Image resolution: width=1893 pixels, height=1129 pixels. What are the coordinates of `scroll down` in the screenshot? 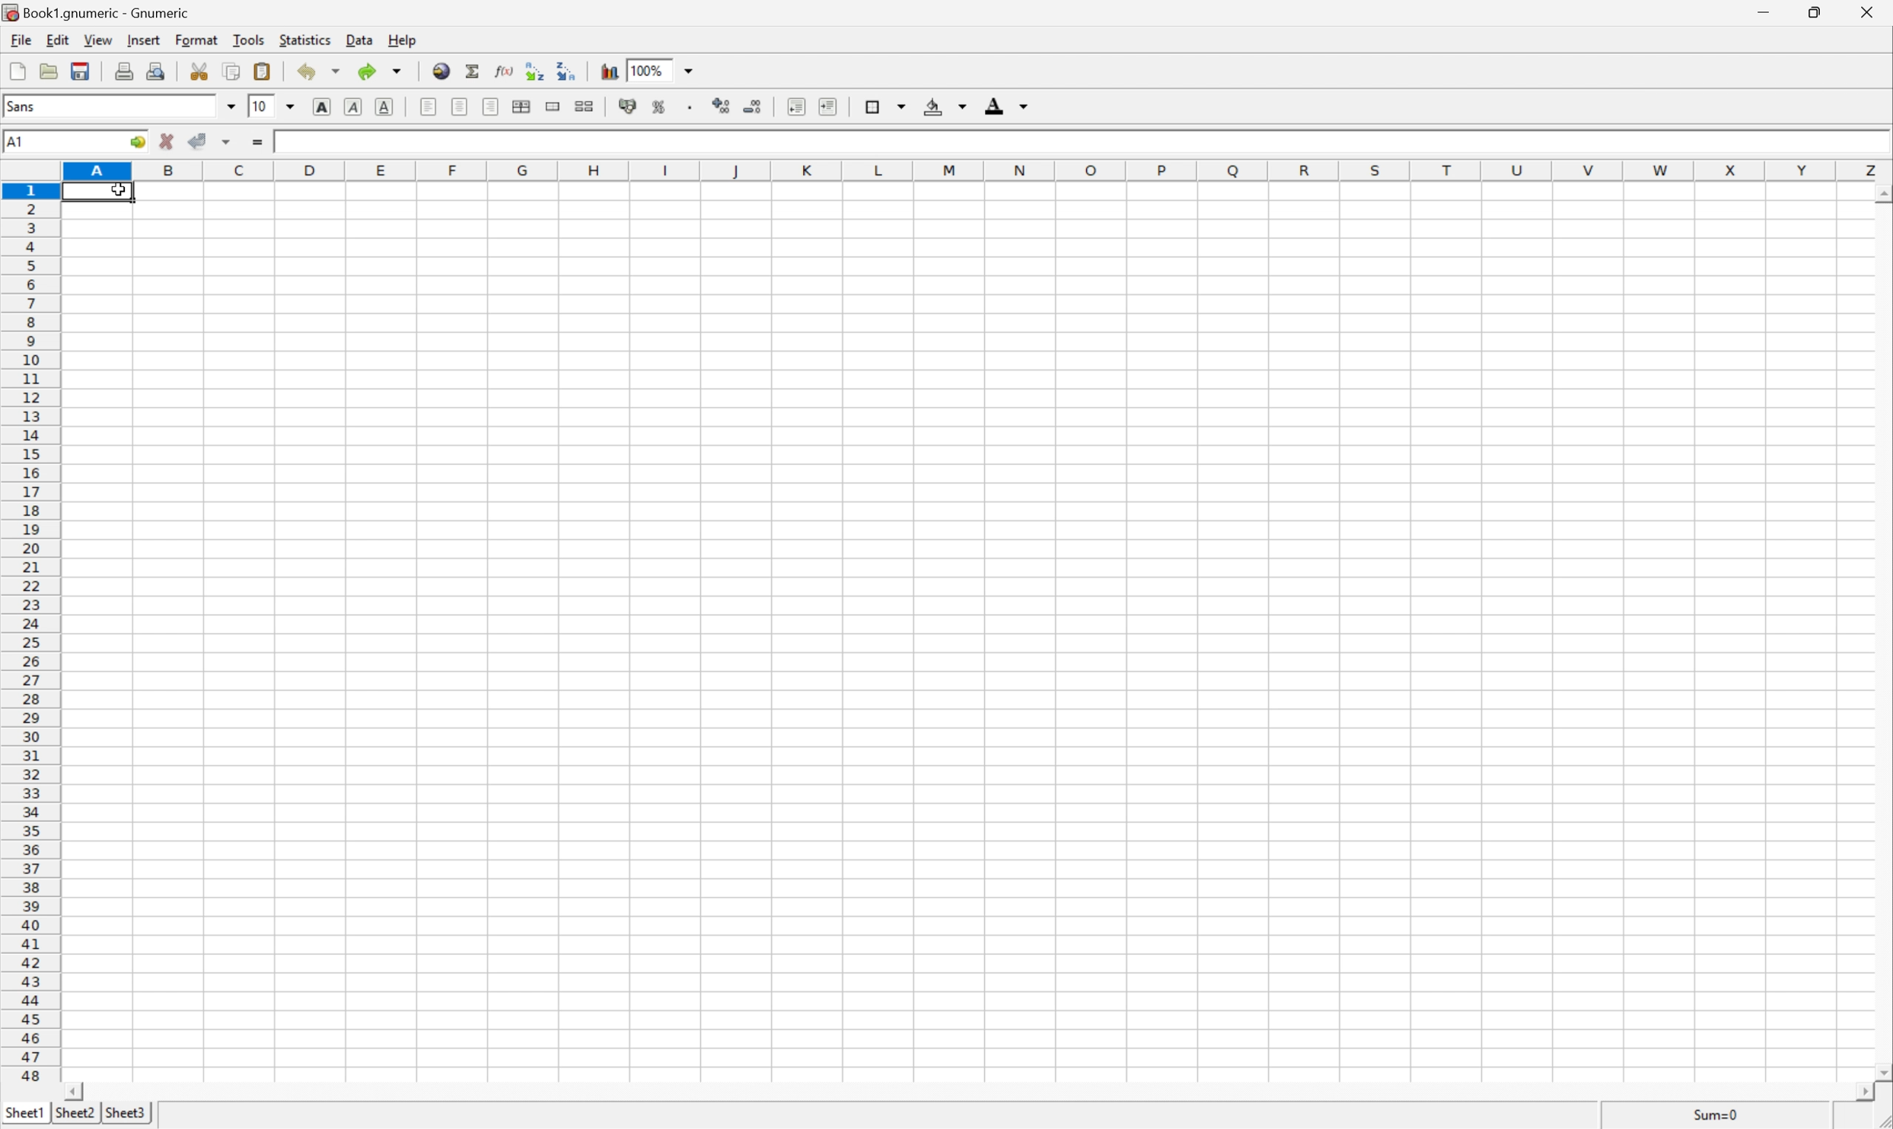 It's located at (1881, 1074).